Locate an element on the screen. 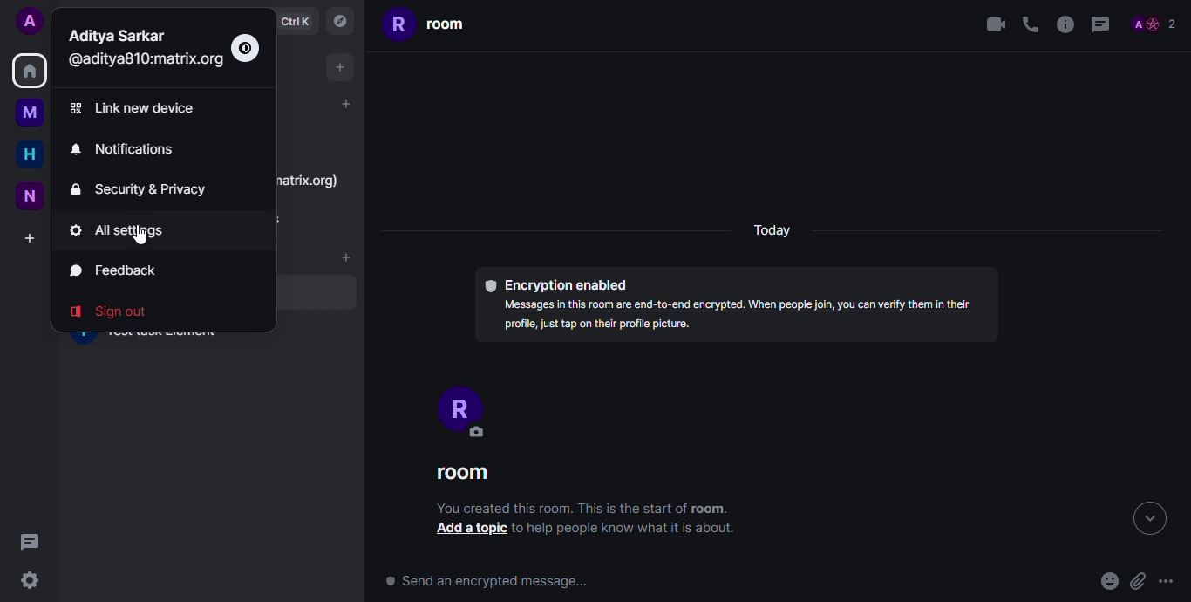  room is located at coordinates (426, 24).